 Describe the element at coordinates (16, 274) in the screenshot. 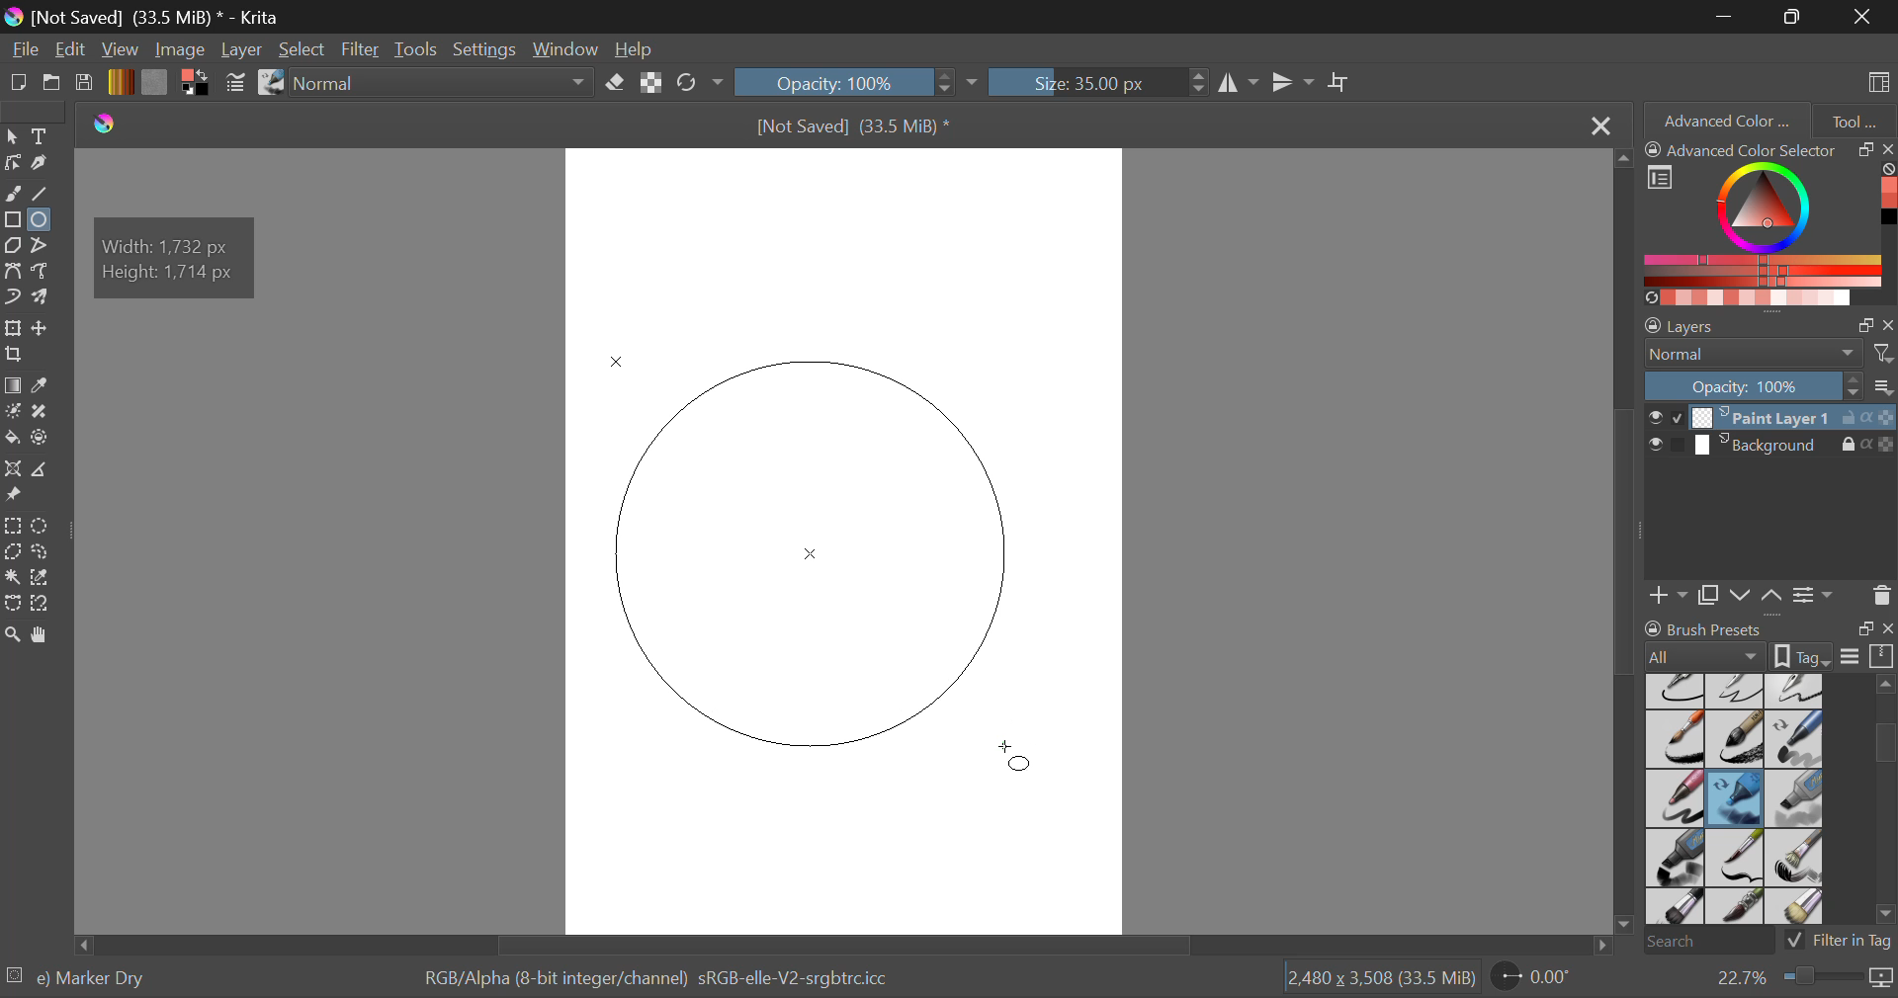

I see `Bezier Curve` at that location.